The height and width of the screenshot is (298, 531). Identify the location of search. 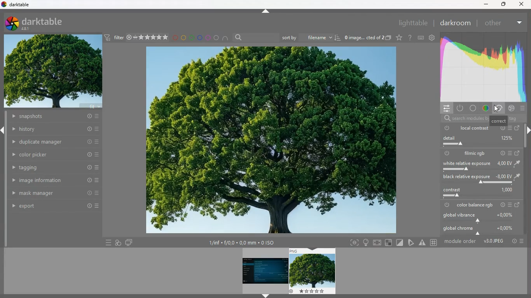
(448, 118).